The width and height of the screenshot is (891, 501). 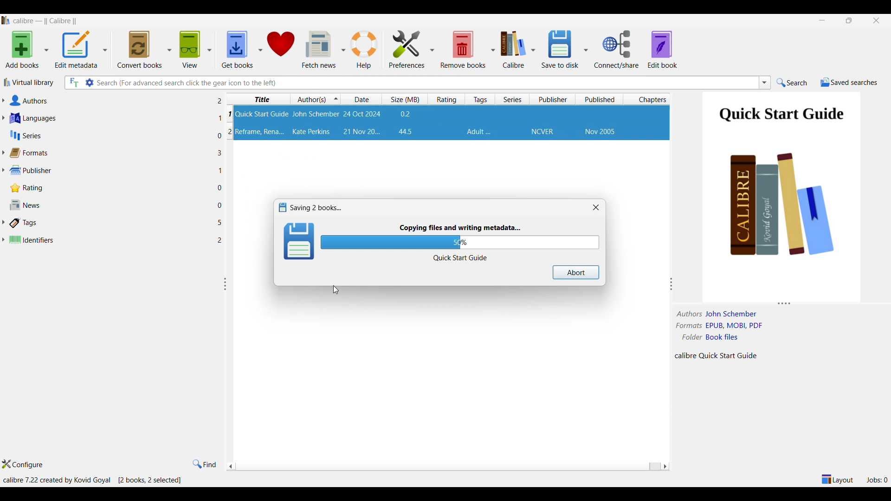 What do you see at coordinates (104, 118) in the screenshot?
I see `Languages` at bounding box center [104, 118].